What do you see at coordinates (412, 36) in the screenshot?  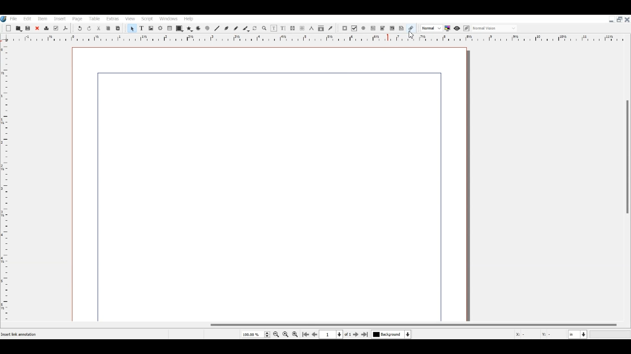 I see `cursor` at bounding box center [412, 36].